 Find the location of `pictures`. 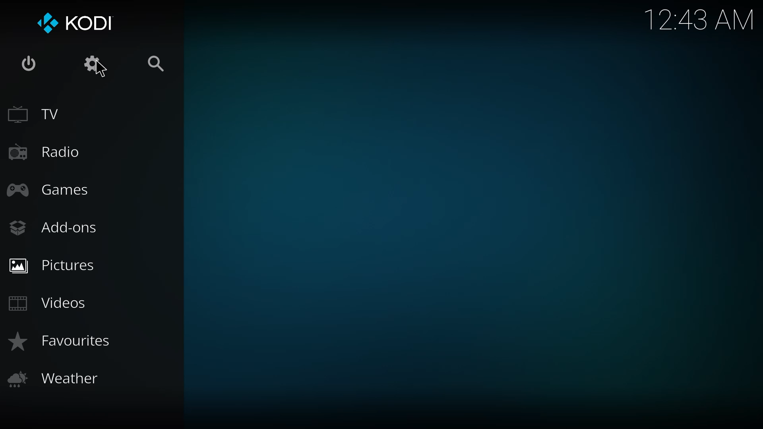

pictures is located at coordinates (56, 263).